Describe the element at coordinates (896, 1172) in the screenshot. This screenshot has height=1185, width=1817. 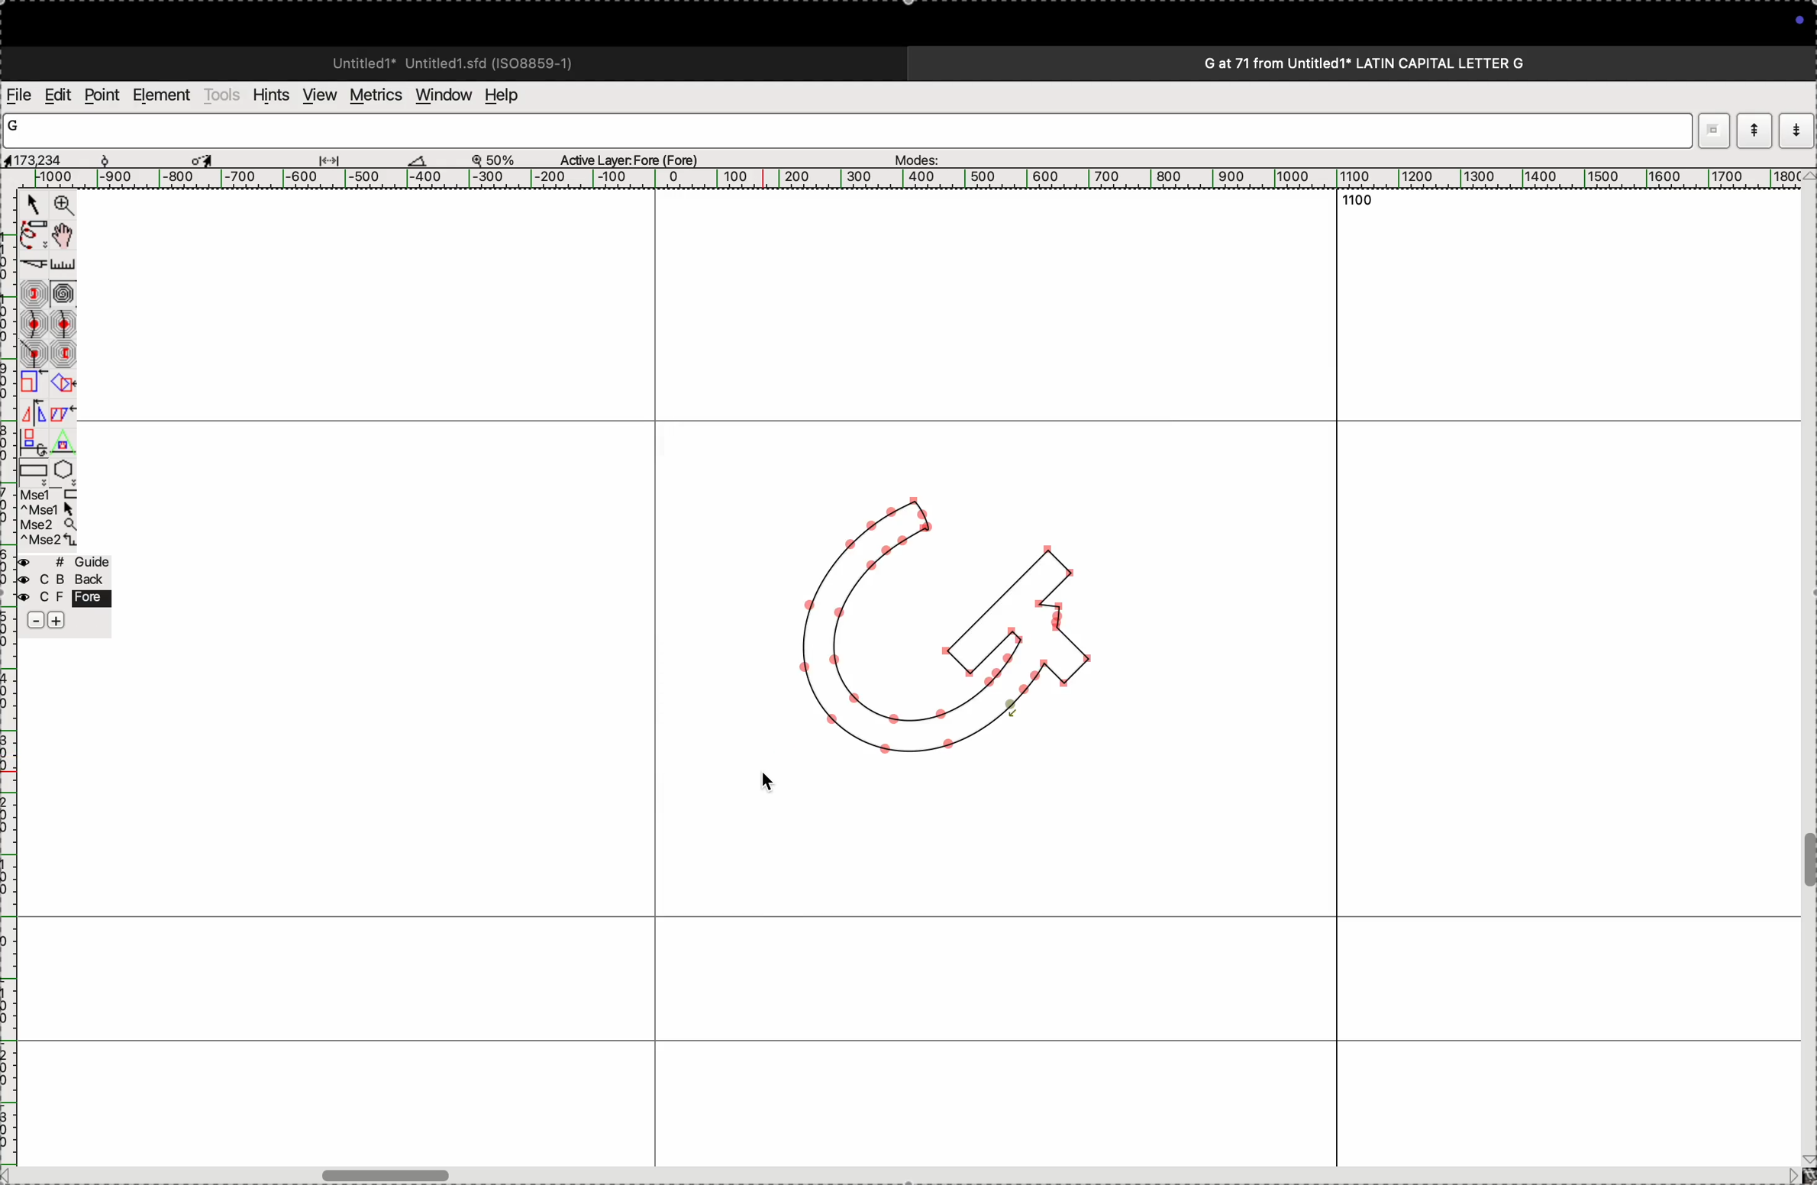
I see `horizontal scrollbar` at that location.